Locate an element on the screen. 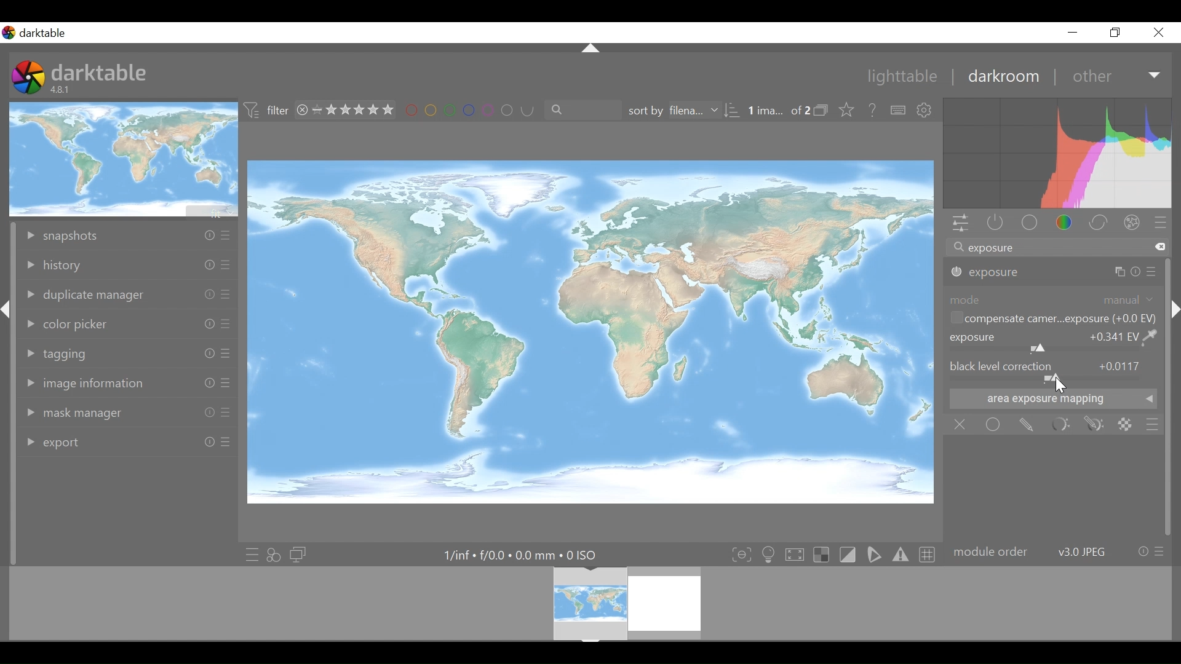 This screenshot has height=664, width=1181. mode is located at coordinates (964, 299).